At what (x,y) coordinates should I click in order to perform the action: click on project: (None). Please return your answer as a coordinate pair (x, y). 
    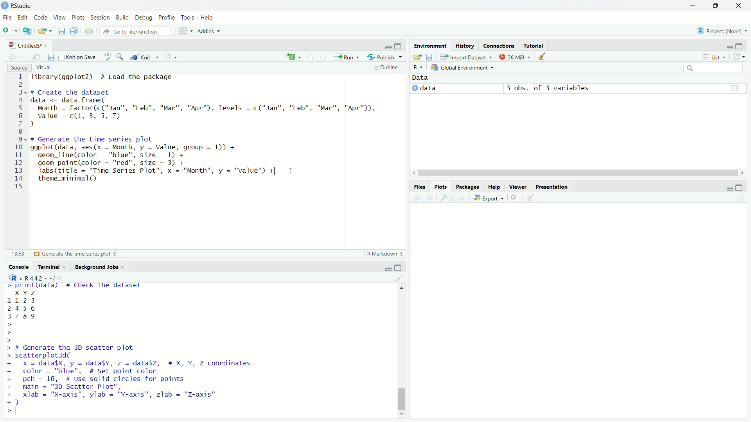
    Looking at the image, I should click on (721, 29).